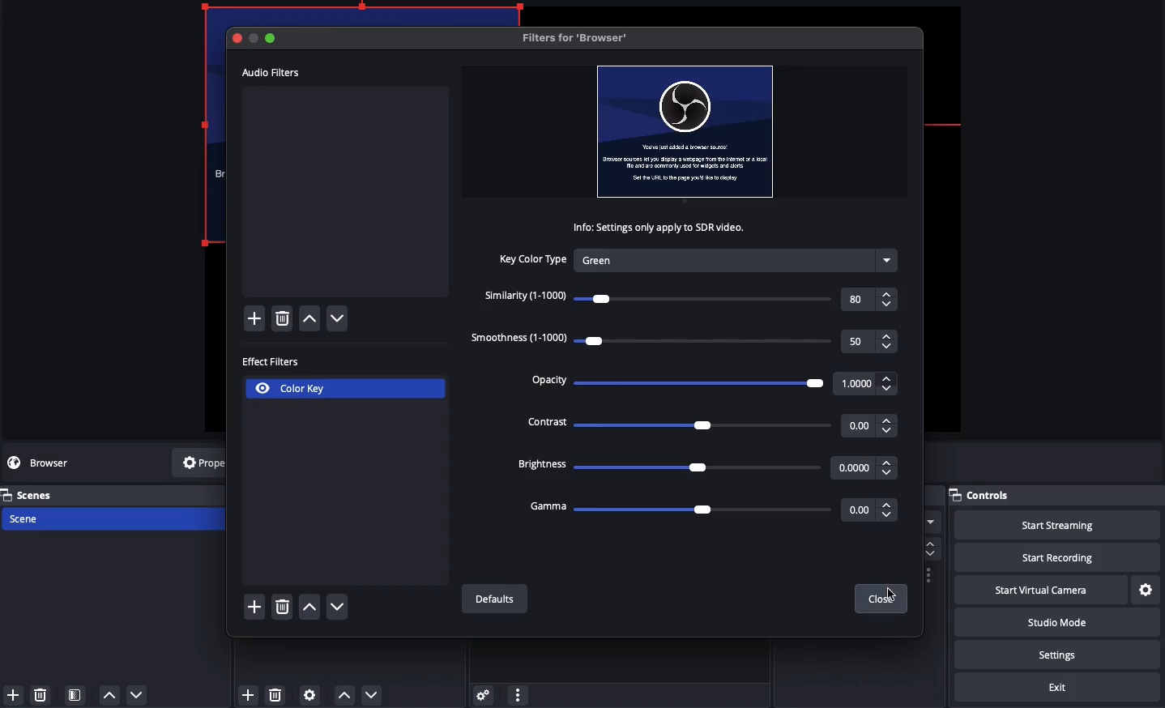 This screenshot has height=708, width=1165. I want to click on delete, so click(43, 696).